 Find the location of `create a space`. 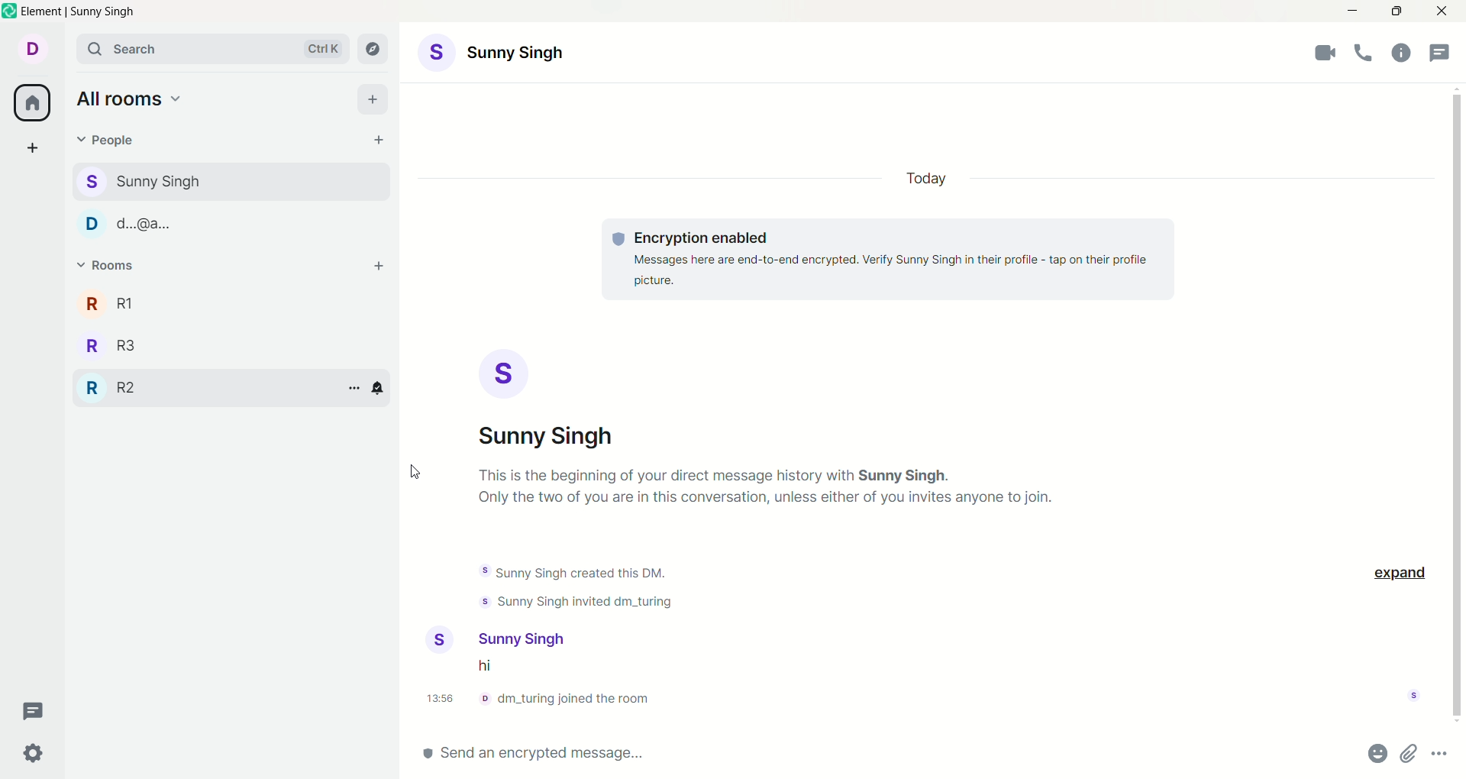

create a space is located at coordinates (35, 147).